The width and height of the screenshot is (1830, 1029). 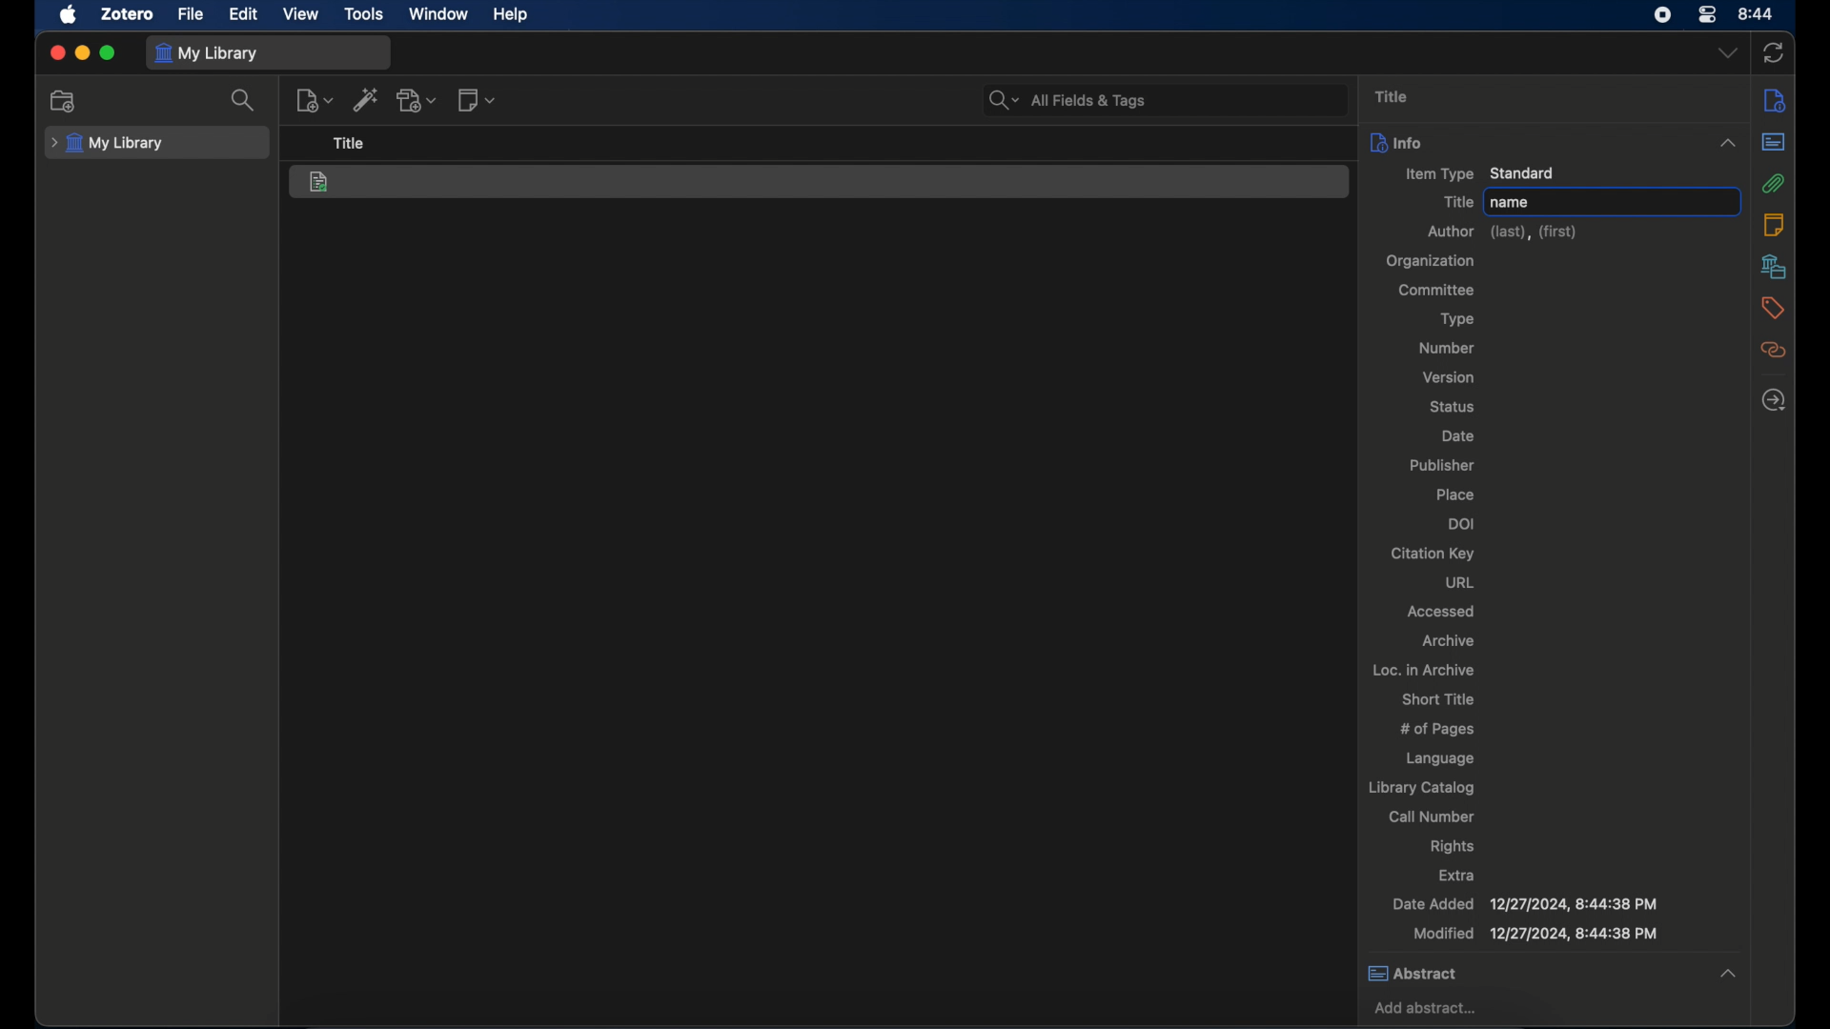 I want to click on loc. in archive, so click(x=1425, y=669).